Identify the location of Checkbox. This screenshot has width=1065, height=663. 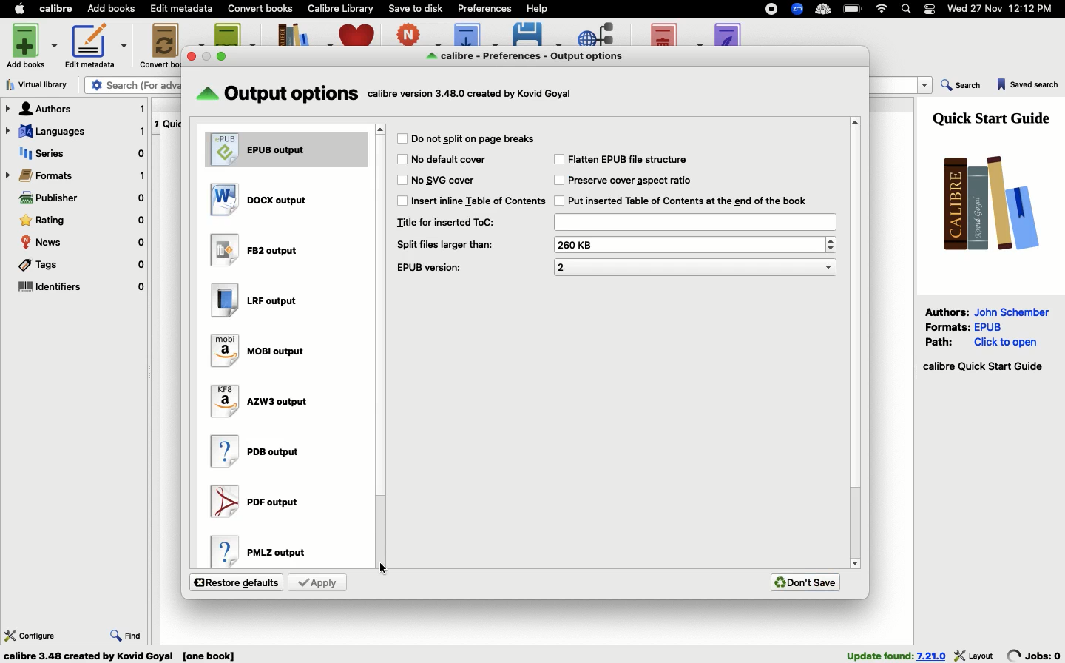
(558, 181).